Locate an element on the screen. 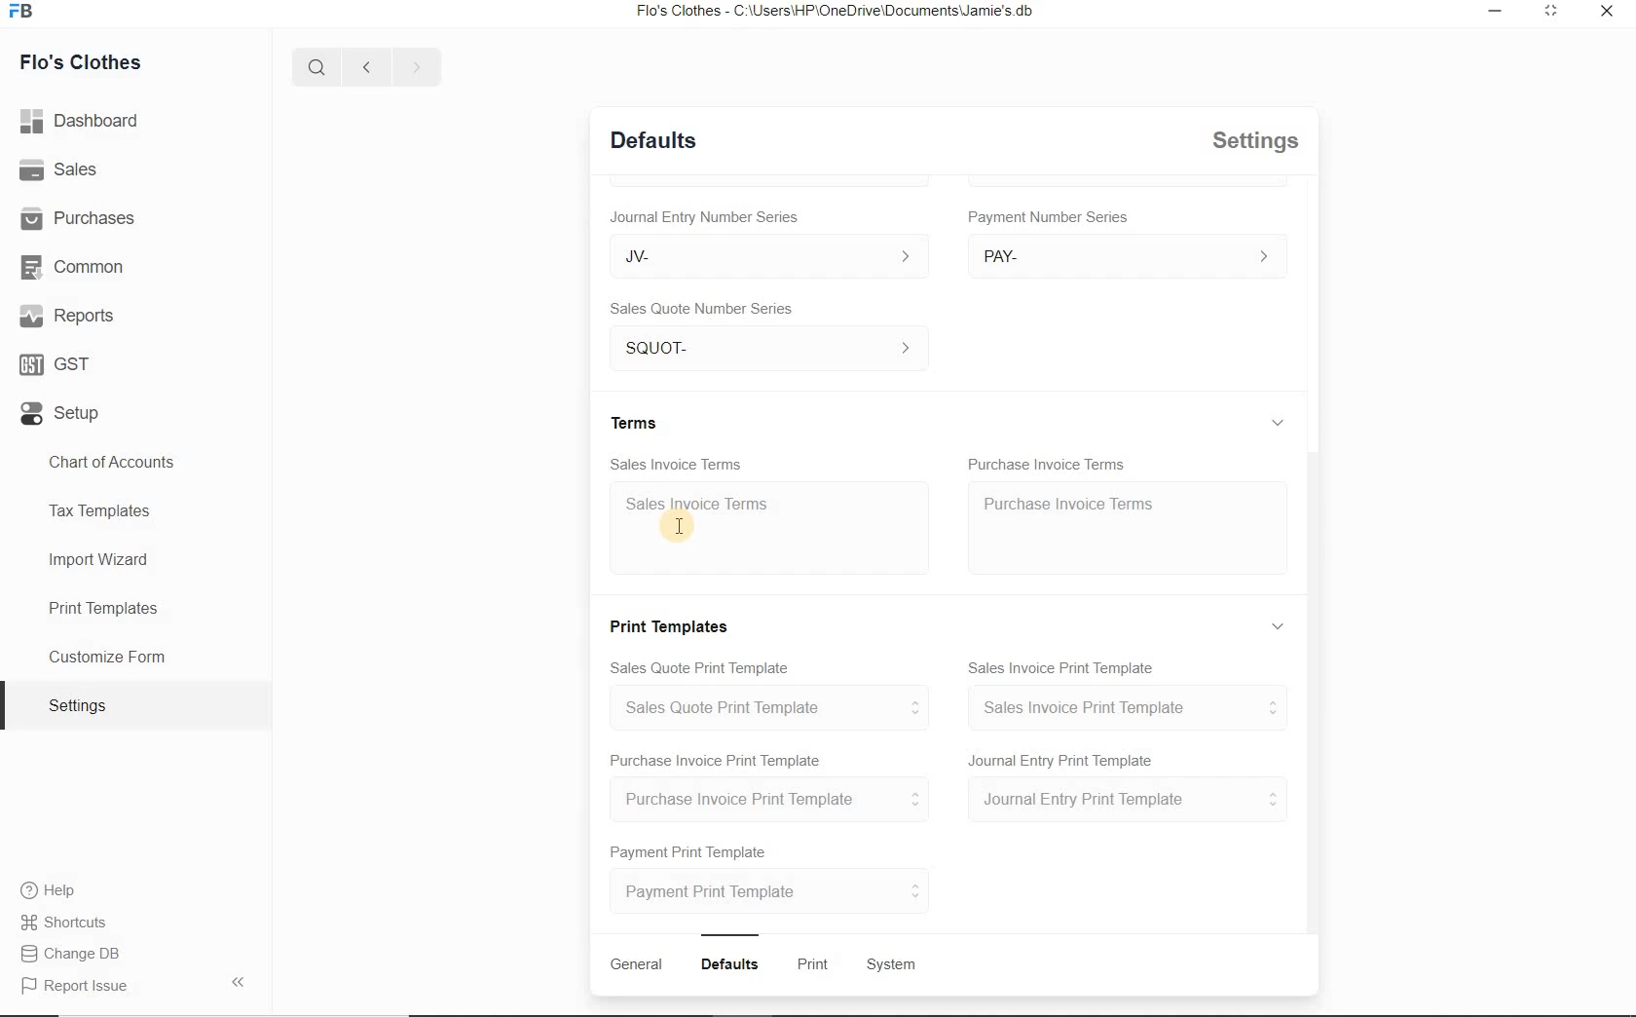 Image resolution: width=1636 pixels, height=1017 pixels. Sales is located at coordinates (63, 172).